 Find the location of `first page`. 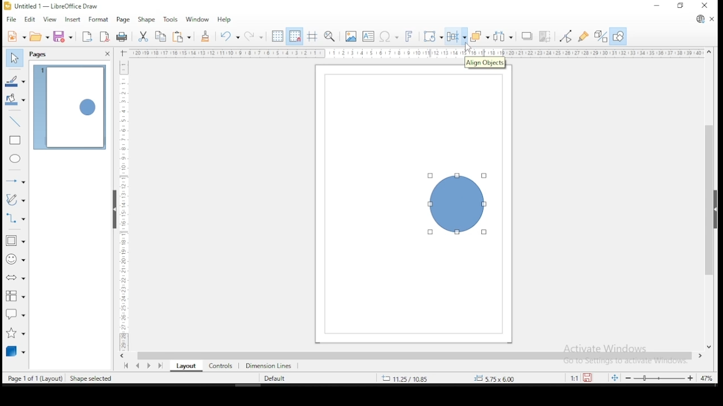

first page is located at coordinates (125, 366).